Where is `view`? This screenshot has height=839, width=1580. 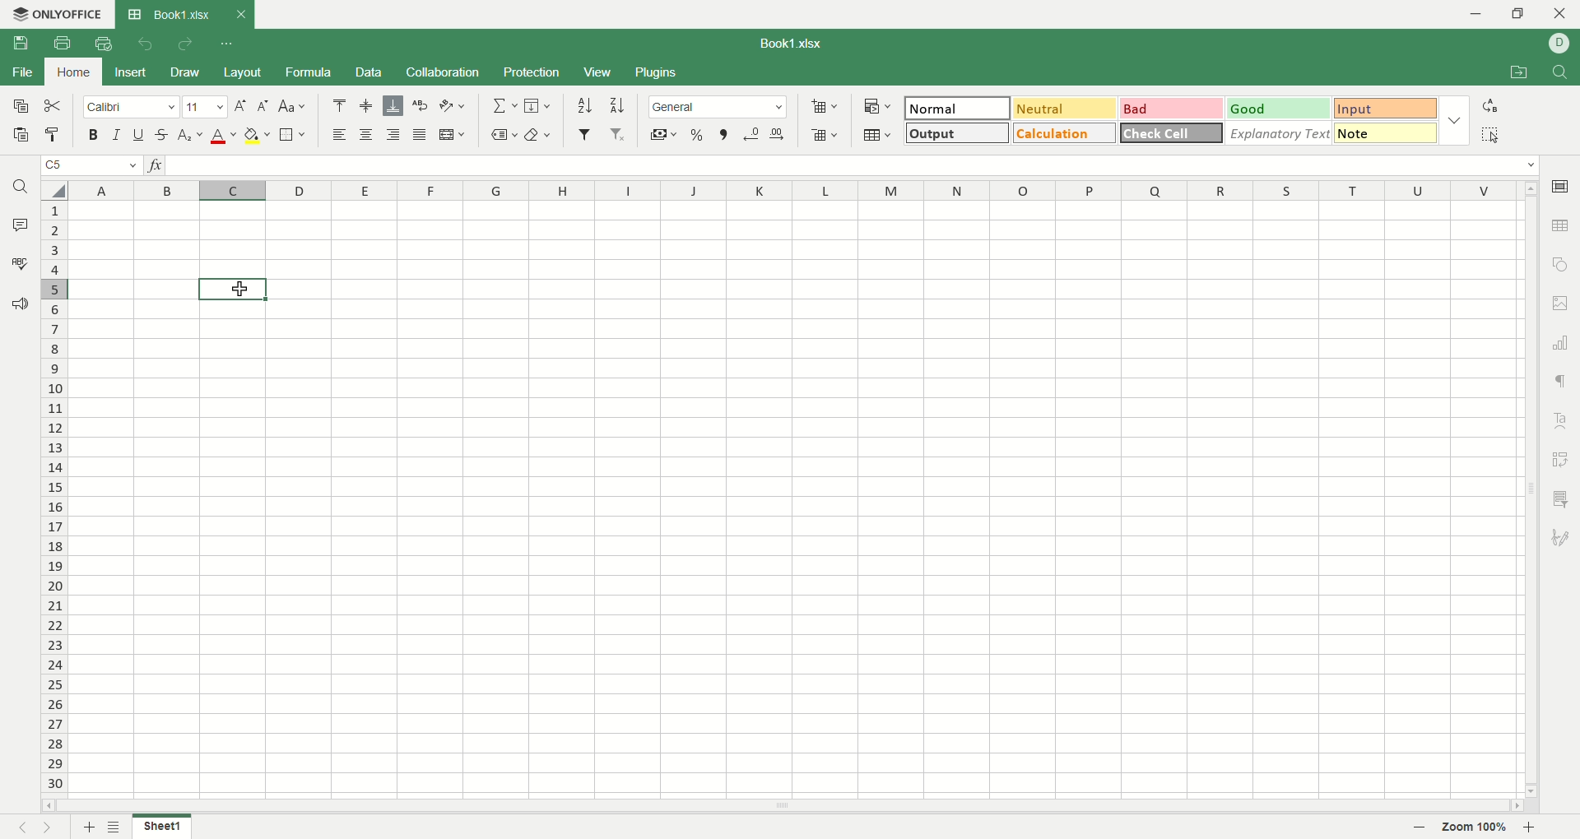 view is located at coordinates (597, 72).